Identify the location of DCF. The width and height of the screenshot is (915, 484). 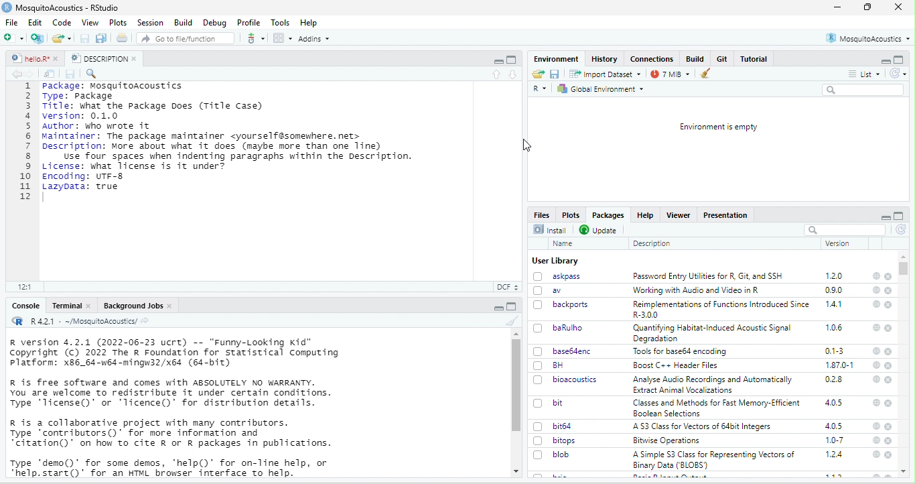
(506, 287).